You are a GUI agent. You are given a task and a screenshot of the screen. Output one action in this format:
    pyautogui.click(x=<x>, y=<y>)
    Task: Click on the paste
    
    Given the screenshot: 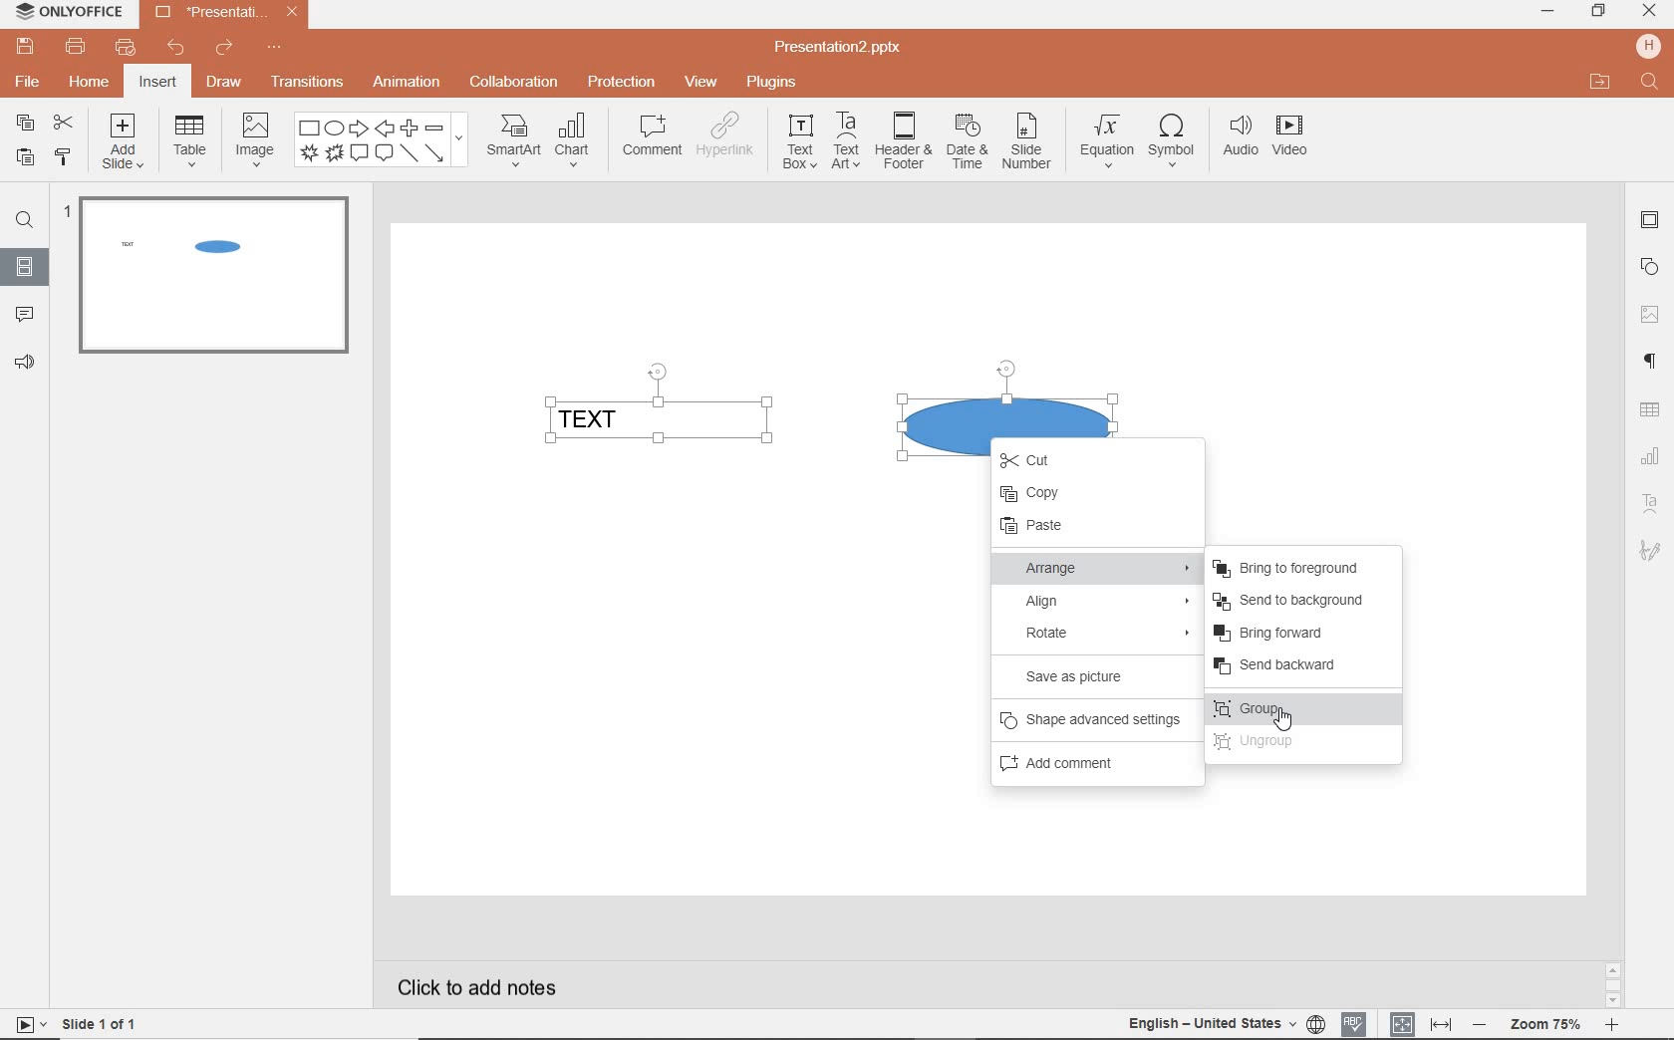 What is the action you would take?
    pyautogui.click(x=25, y=159)
    